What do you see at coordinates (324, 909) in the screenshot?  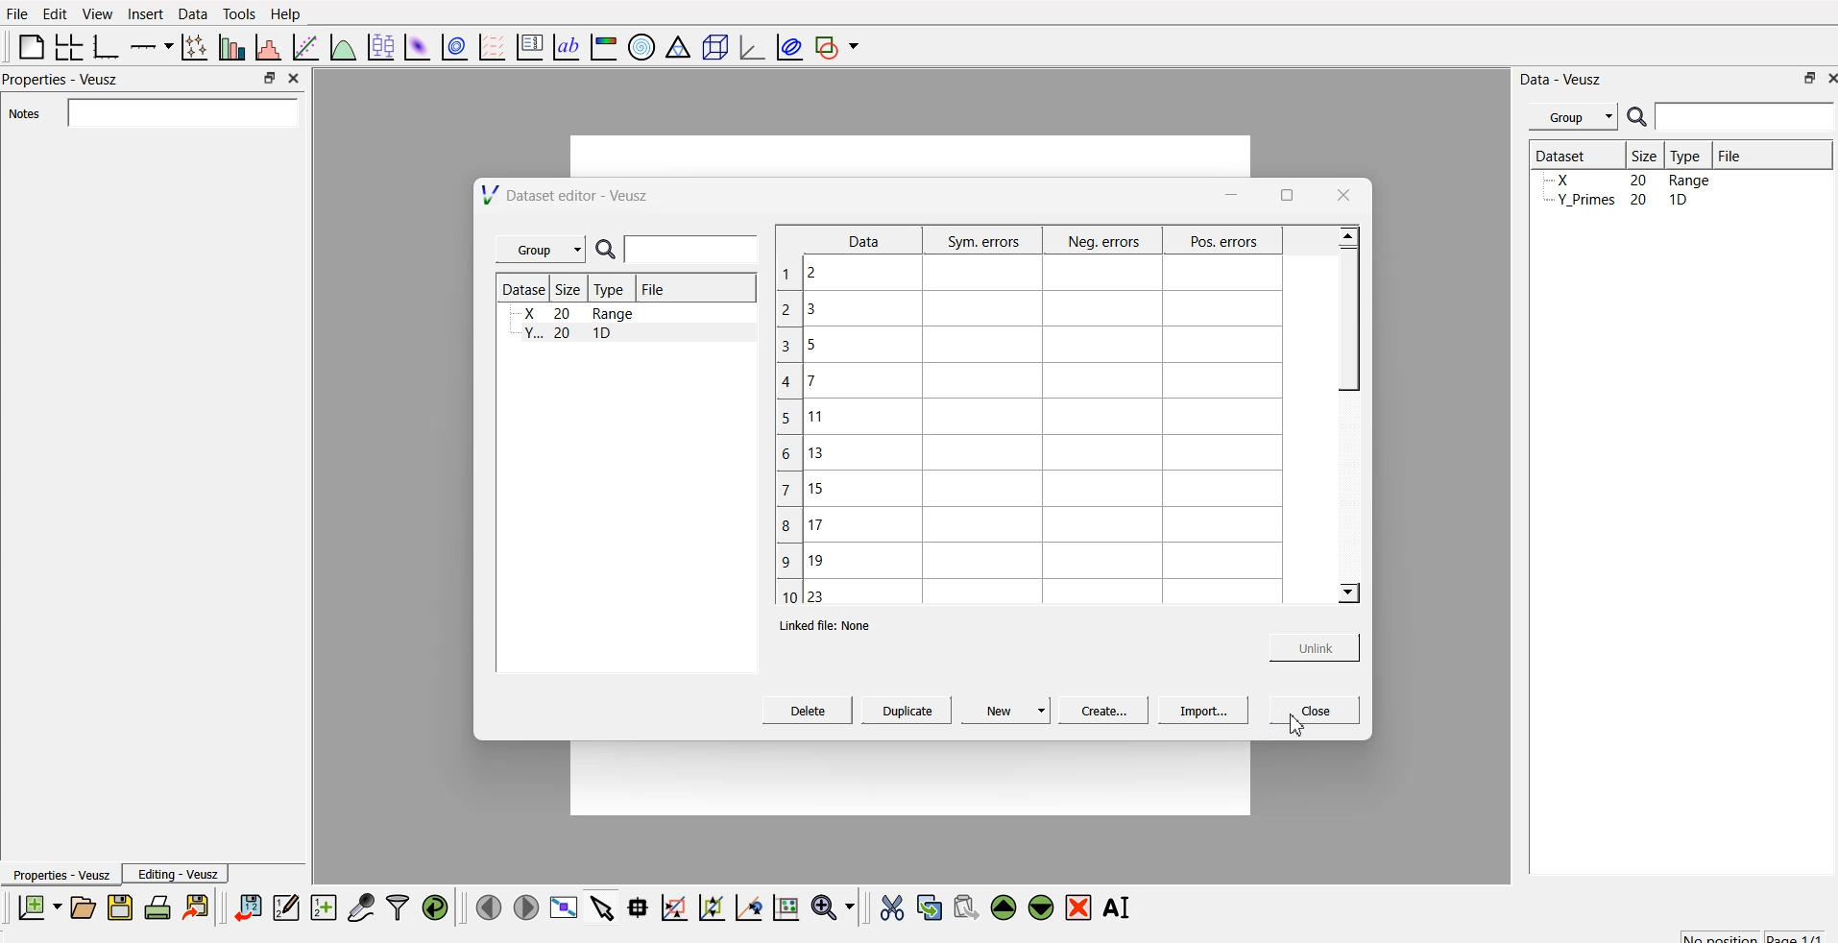 I see `create a new dataset` at bounding box center [324, 909].